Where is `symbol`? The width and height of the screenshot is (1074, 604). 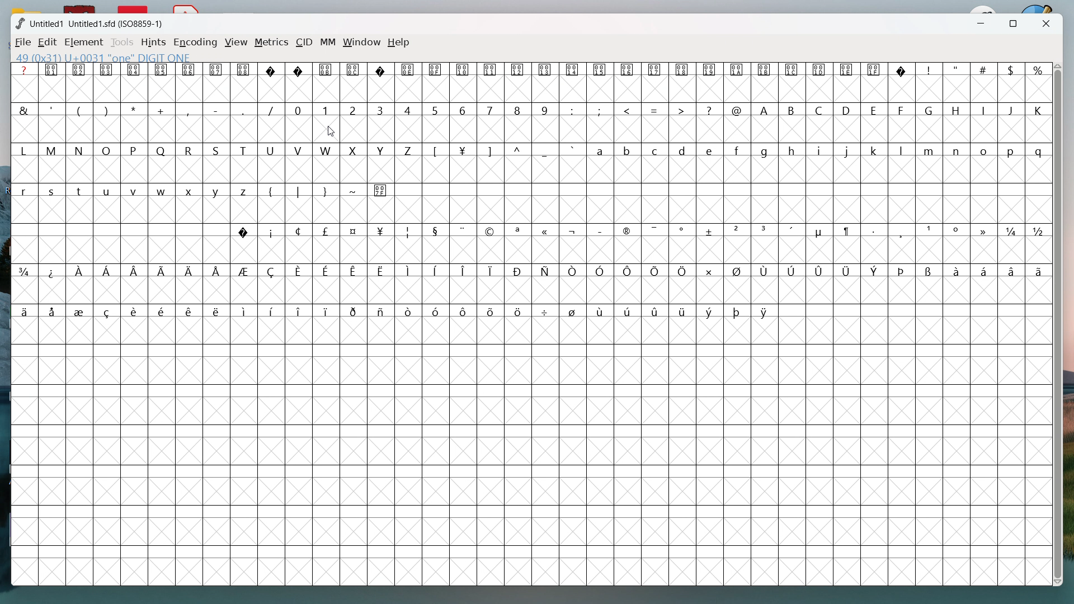
symbol is located at coordinates (709, 69).